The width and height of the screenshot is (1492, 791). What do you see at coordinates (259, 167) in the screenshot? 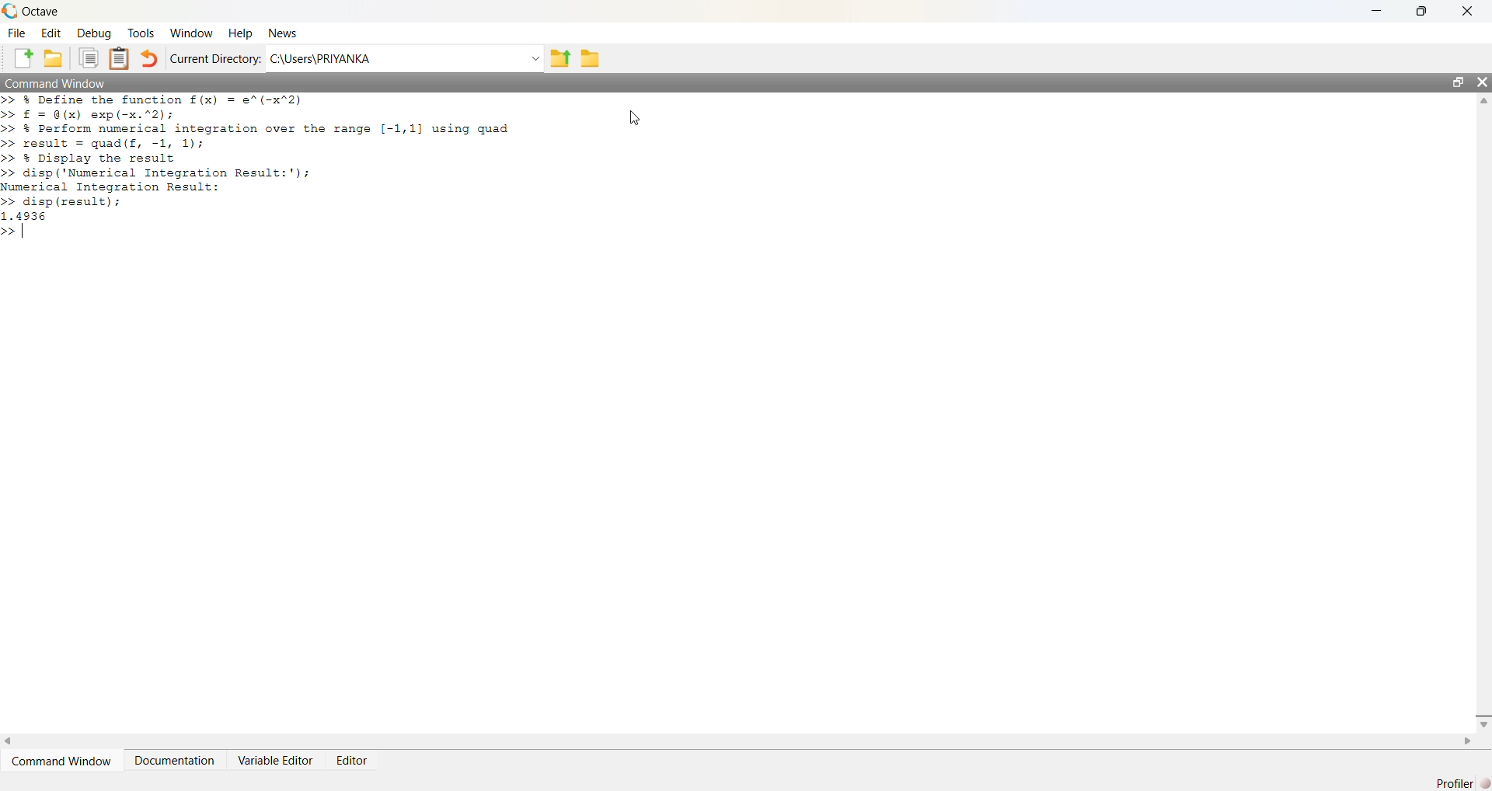
I see `>> % Define the function f(x) = e"(-x"2)

>> £ = @(x) exp(-x.72);

>> % Perform numerical integration over the range [-1,1] using quad
>> result = quad(f, -1, 1);

>> % Display the result

>> disp ('Numerical Integration Result:');

Numerical Integration Result:

>> disp (result);

1.4936

>> |` at bounding box center [259, 167].